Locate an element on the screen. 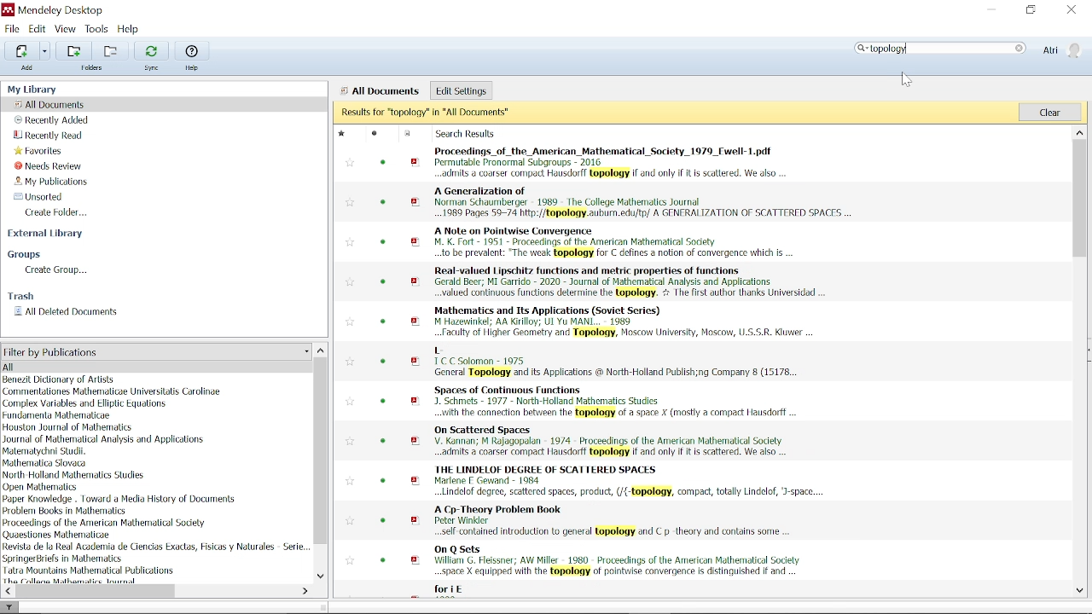 The height and width of the screenshot is (614, 1092). folders is located at coordinates (96, 70).